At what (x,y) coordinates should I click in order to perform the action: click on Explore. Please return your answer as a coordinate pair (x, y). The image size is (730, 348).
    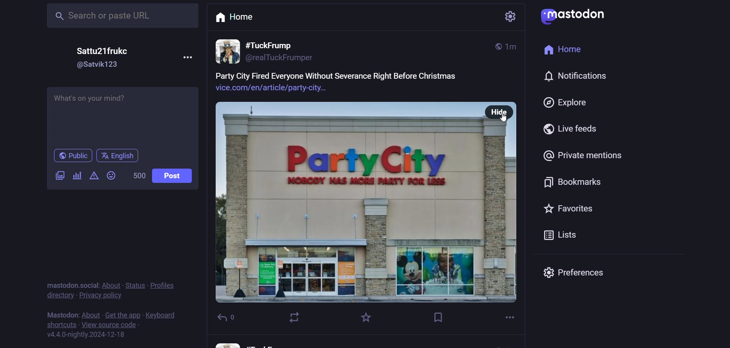
    Looking at the image, I should click on (570, 103).